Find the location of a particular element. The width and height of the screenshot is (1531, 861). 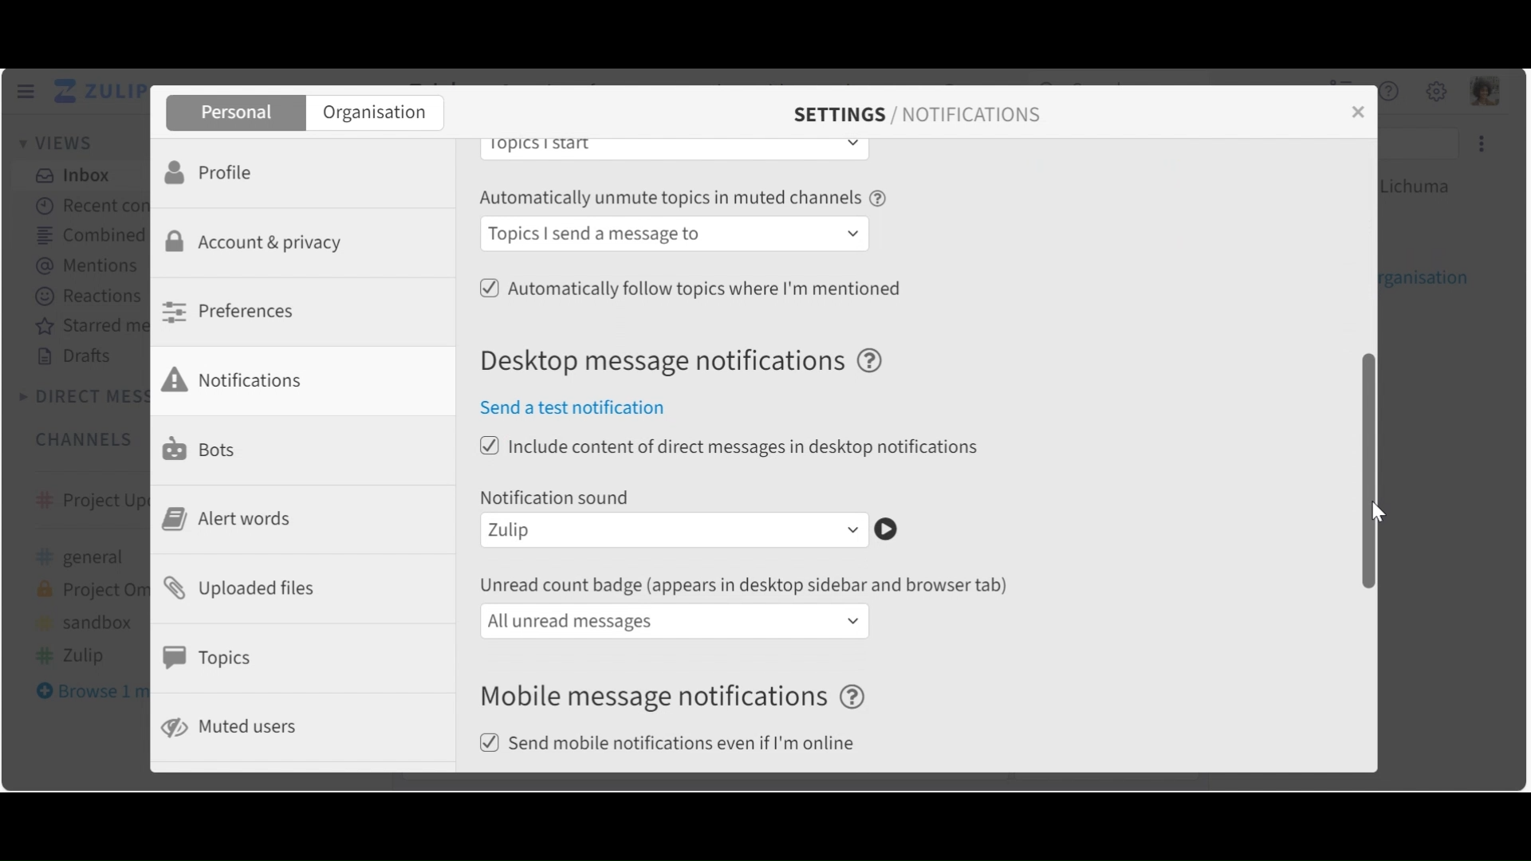

Preferences is located at coordinates (233, 311).